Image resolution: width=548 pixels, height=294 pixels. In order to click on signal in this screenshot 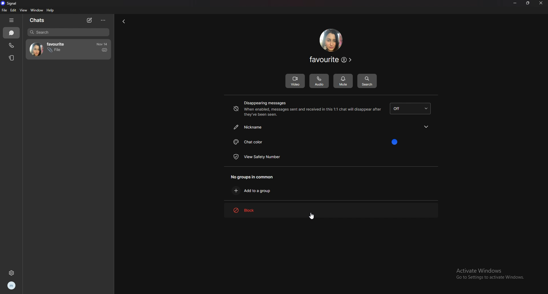, I will do `click(9, 3)`.